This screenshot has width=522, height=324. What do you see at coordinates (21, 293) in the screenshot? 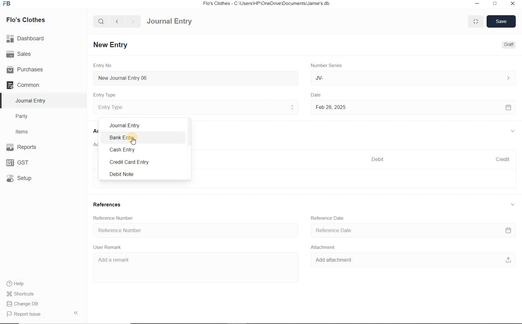
I see `Shortcuts` at bounding box center [21, 293].